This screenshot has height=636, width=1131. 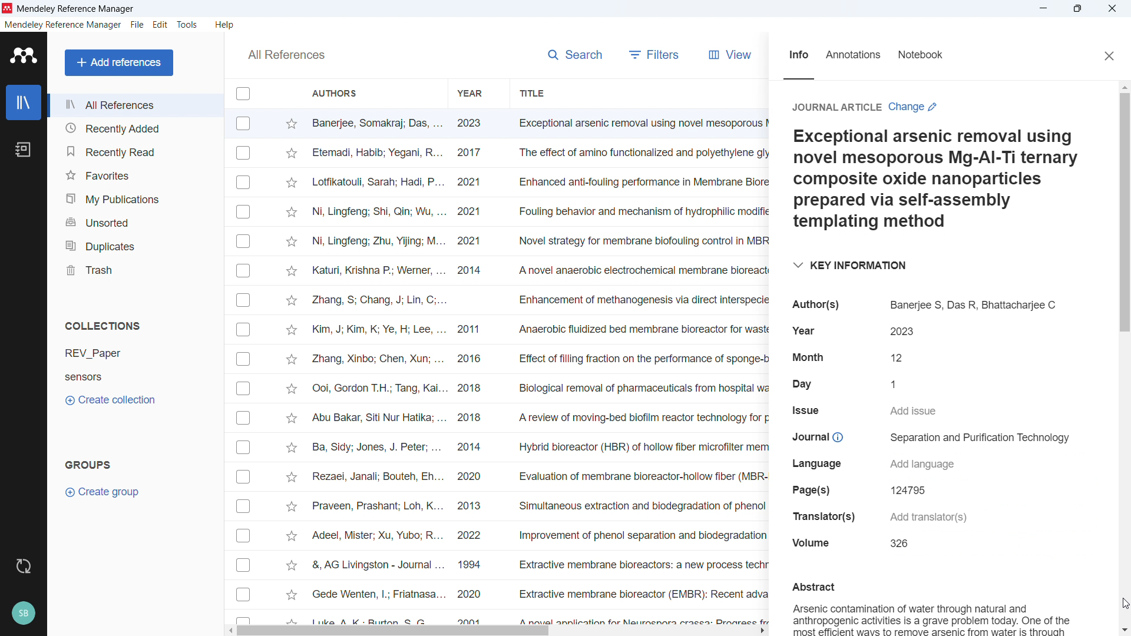 What do you see at coordinates (243, 181) in the screenshot?
I see `click to select individual entry` at bounding box center [243, 181].